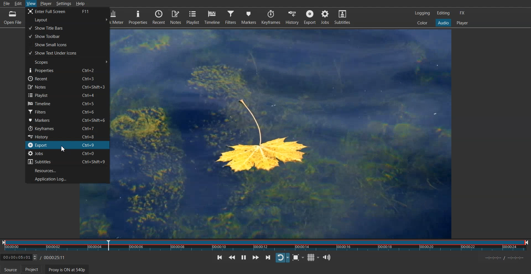 This screenshot has width=531, height=274. What do you see at coordinates (67, 161) in the screenshot?
I see `Subtitles` at bounding box center [67, 161].